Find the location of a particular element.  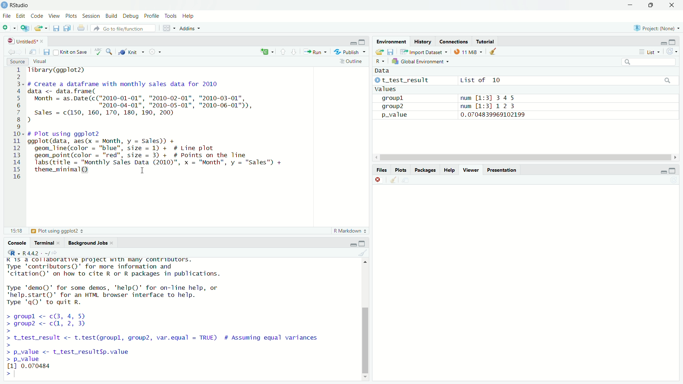

 11MB  is located at coordinates (468, 52).